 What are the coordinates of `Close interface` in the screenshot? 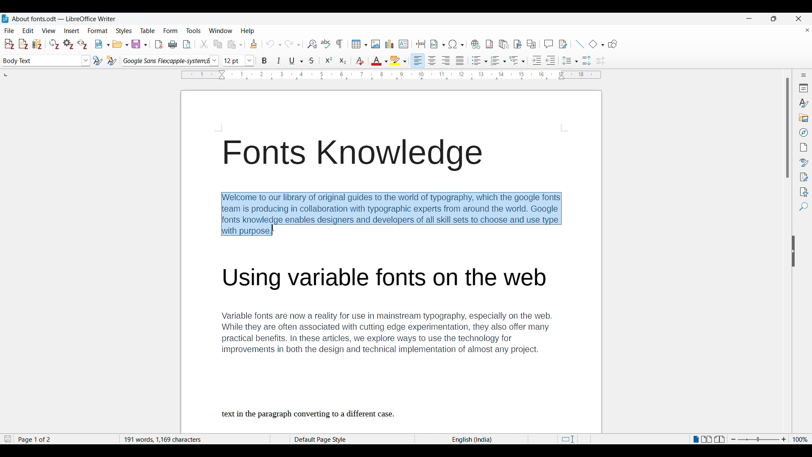 It's located at (798, 19).